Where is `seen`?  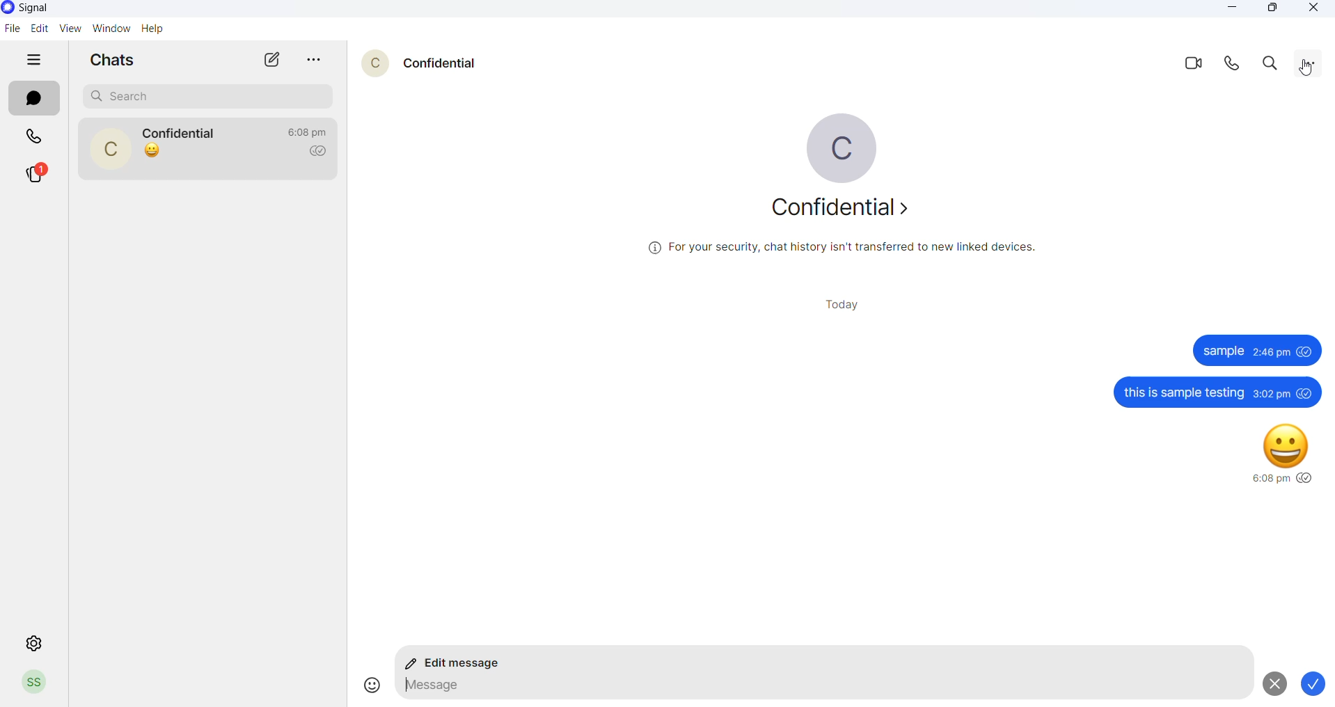 seen is located at coordinates (1307, 479).